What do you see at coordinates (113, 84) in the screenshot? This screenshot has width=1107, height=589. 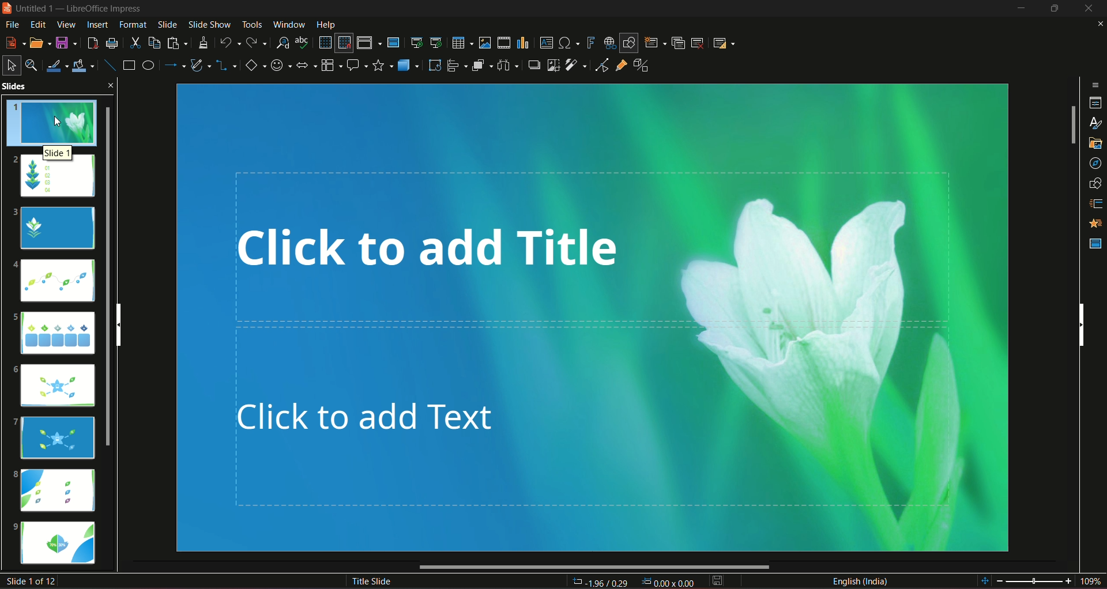 I see `close` at bounding box center [113, 84].